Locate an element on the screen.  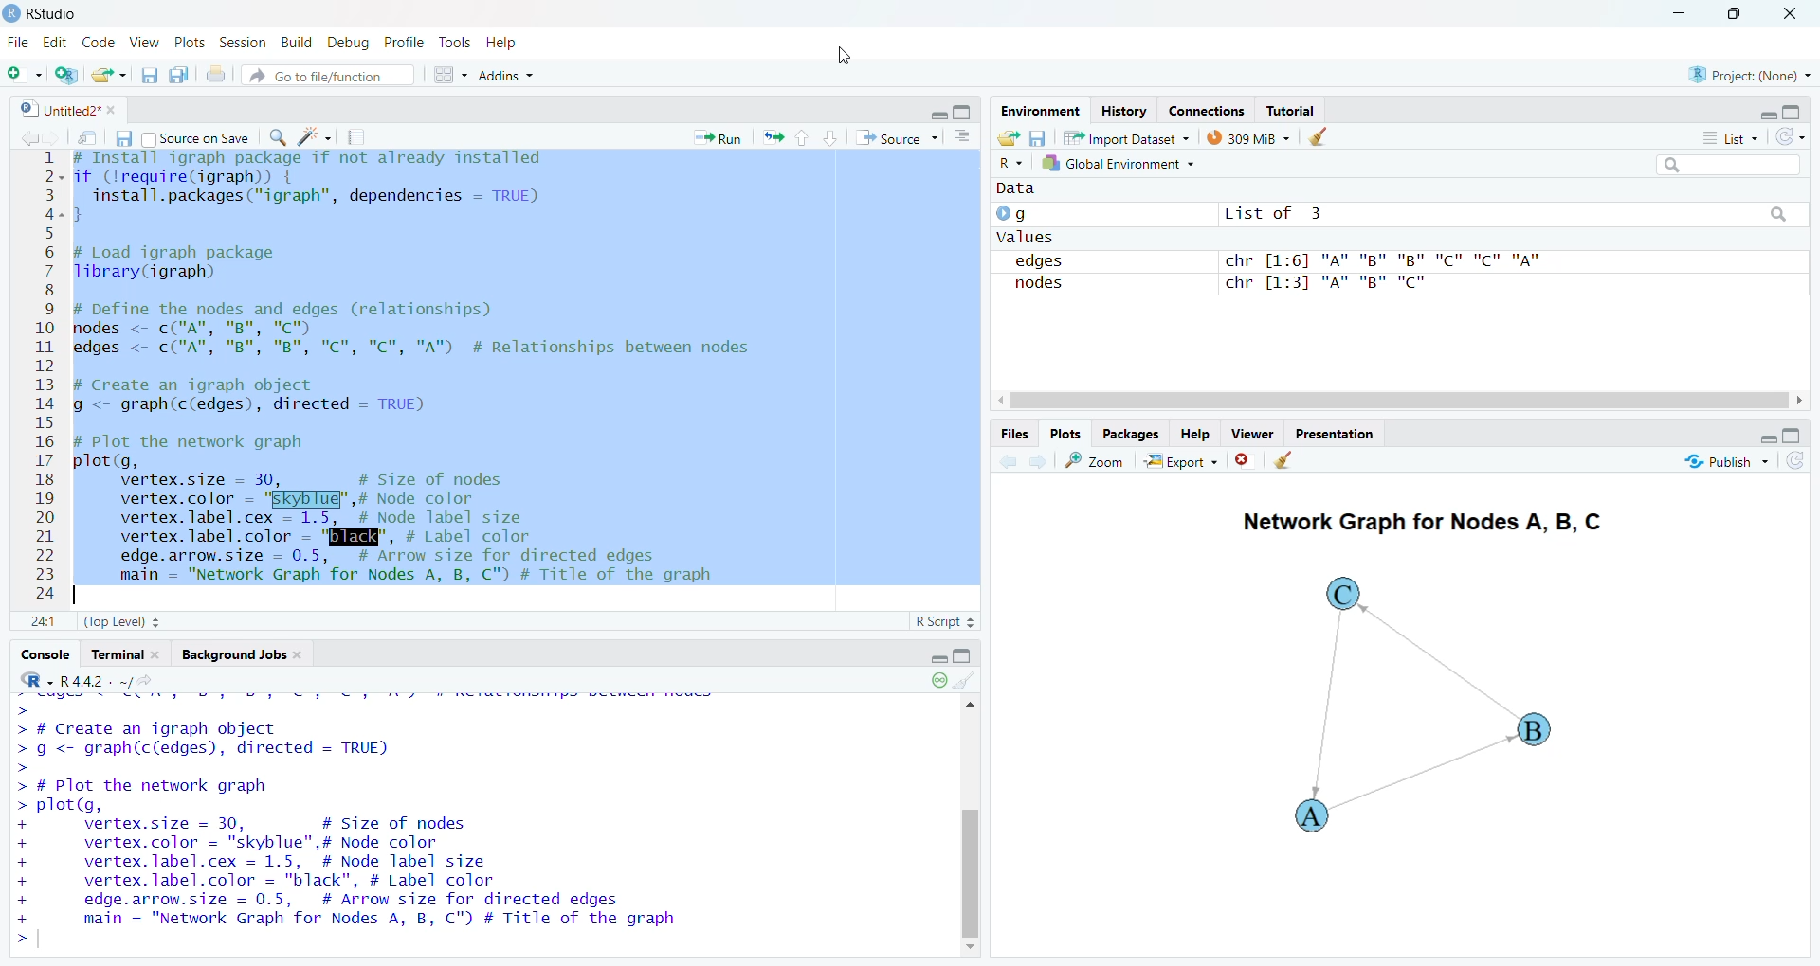
search is located at coordinates (282, 137).